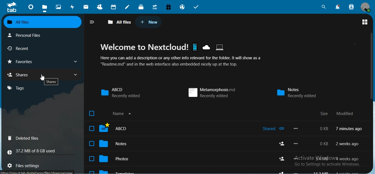 This screenshot has width=375, height=174. I want to click on calendar, so click(114, 7).